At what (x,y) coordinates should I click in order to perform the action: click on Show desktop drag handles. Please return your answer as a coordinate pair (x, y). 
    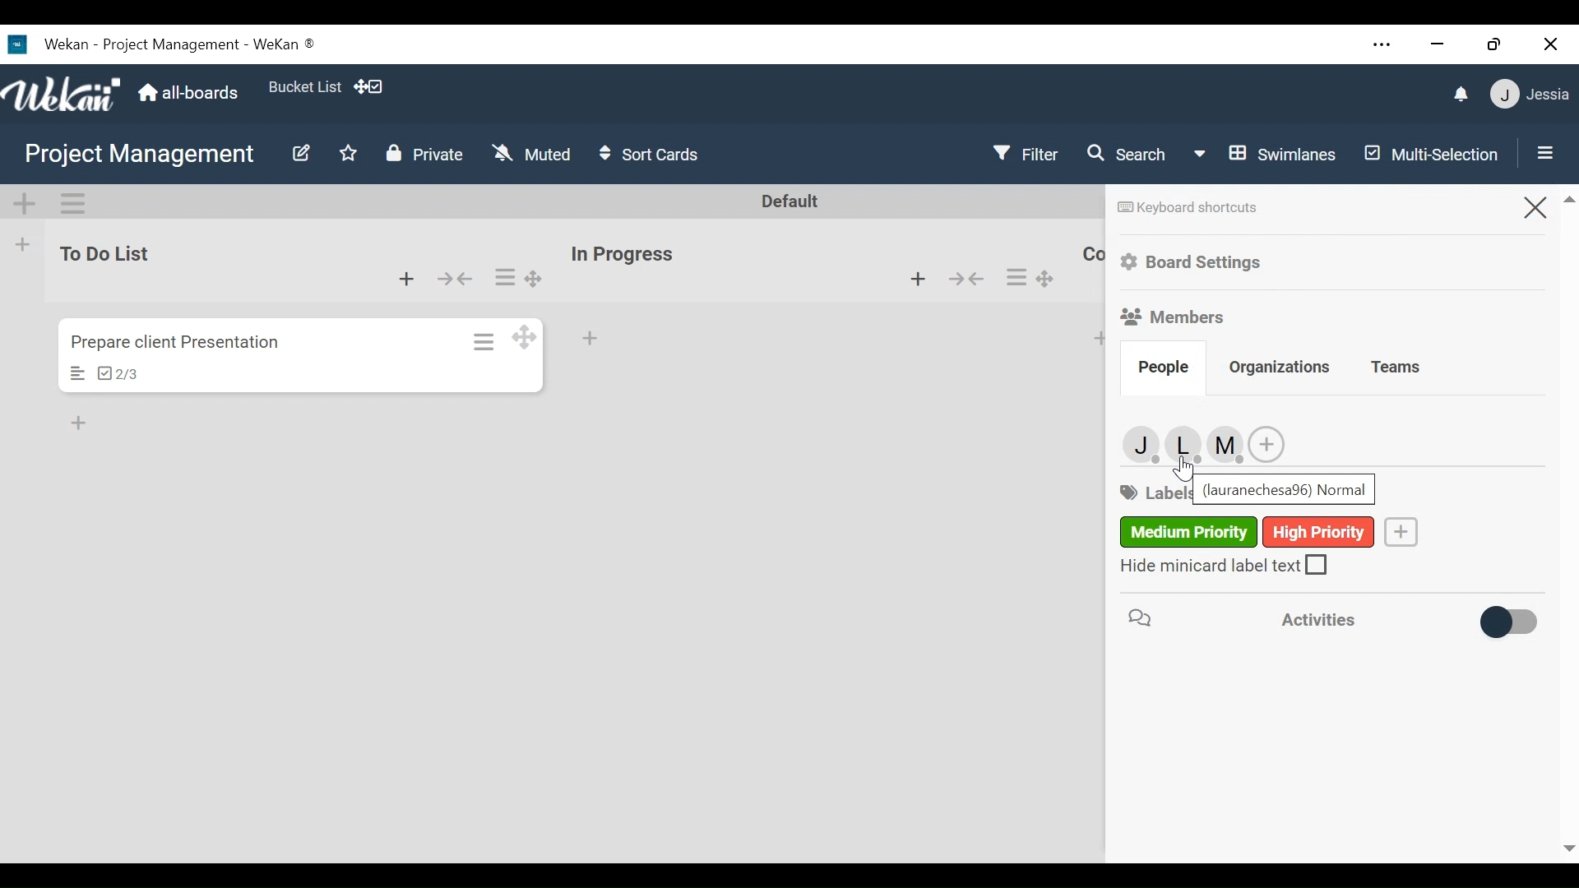
    Looking at the image, I should click on (373, 88).